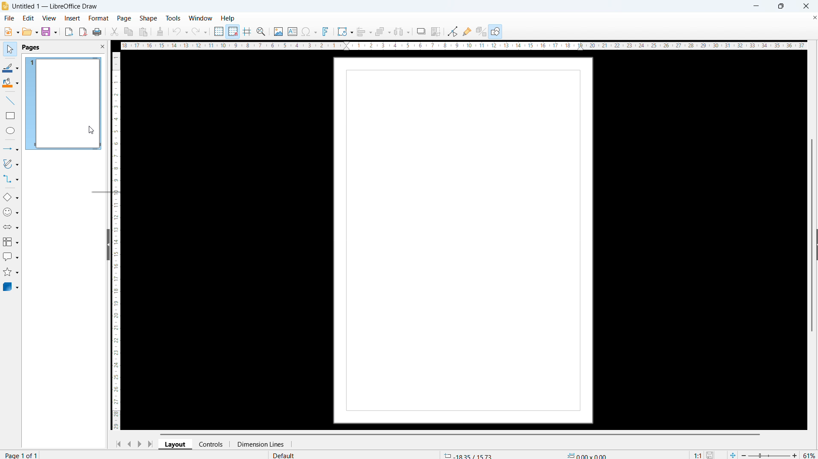  What do you see at coordinates (114, 31) in the screenshot?
I see `cut` at bounding box center [114, 31].